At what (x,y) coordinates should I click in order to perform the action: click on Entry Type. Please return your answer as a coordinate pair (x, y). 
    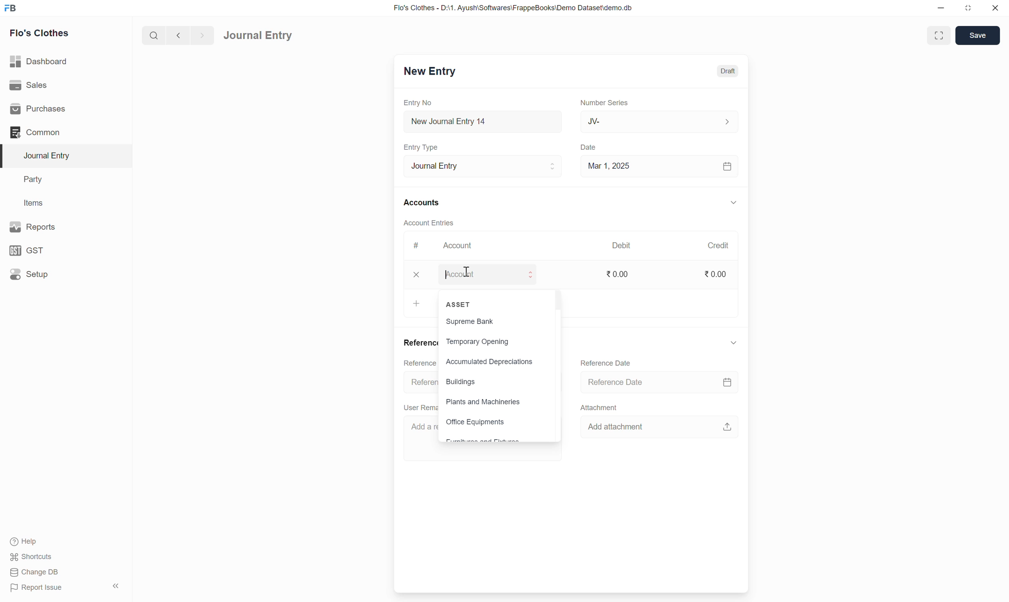
    Looking at the image, I should click on (424, 147).